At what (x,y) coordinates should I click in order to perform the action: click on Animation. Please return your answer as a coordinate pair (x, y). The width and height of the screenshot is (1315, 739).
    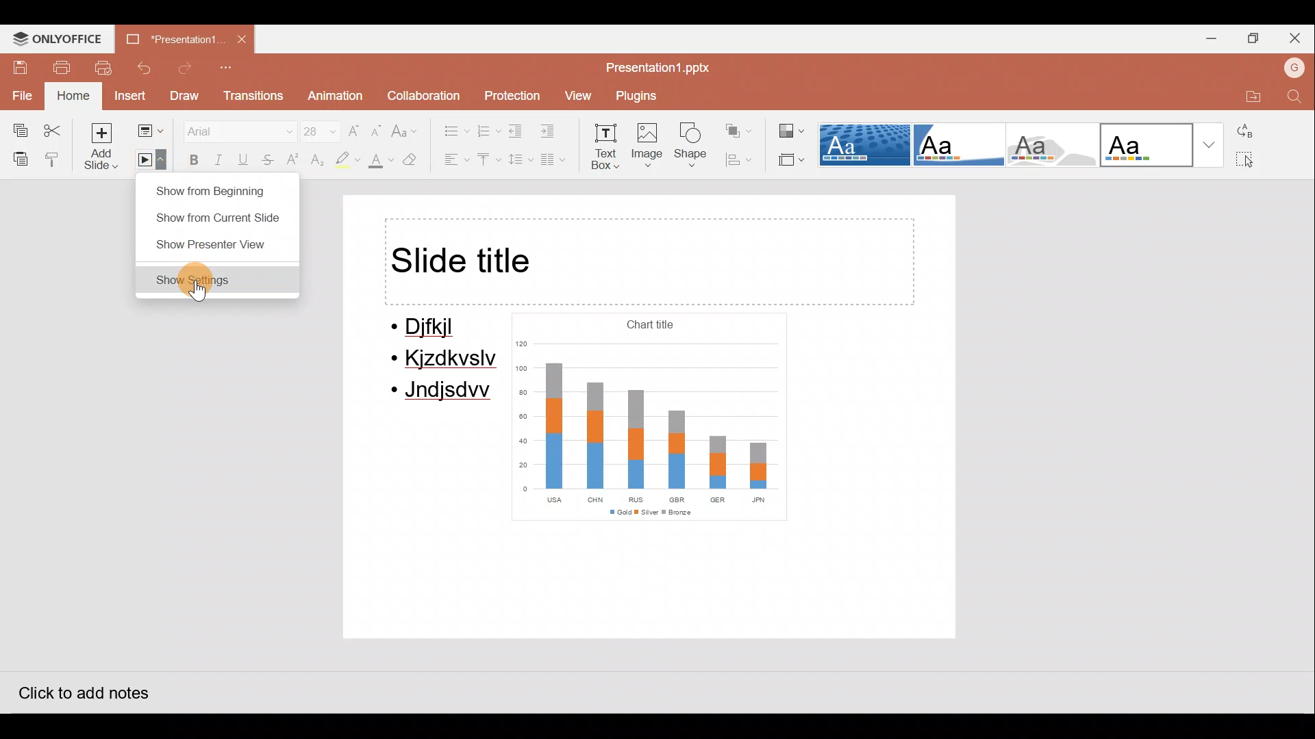
    Looking at the image, I should click on (331, 96).